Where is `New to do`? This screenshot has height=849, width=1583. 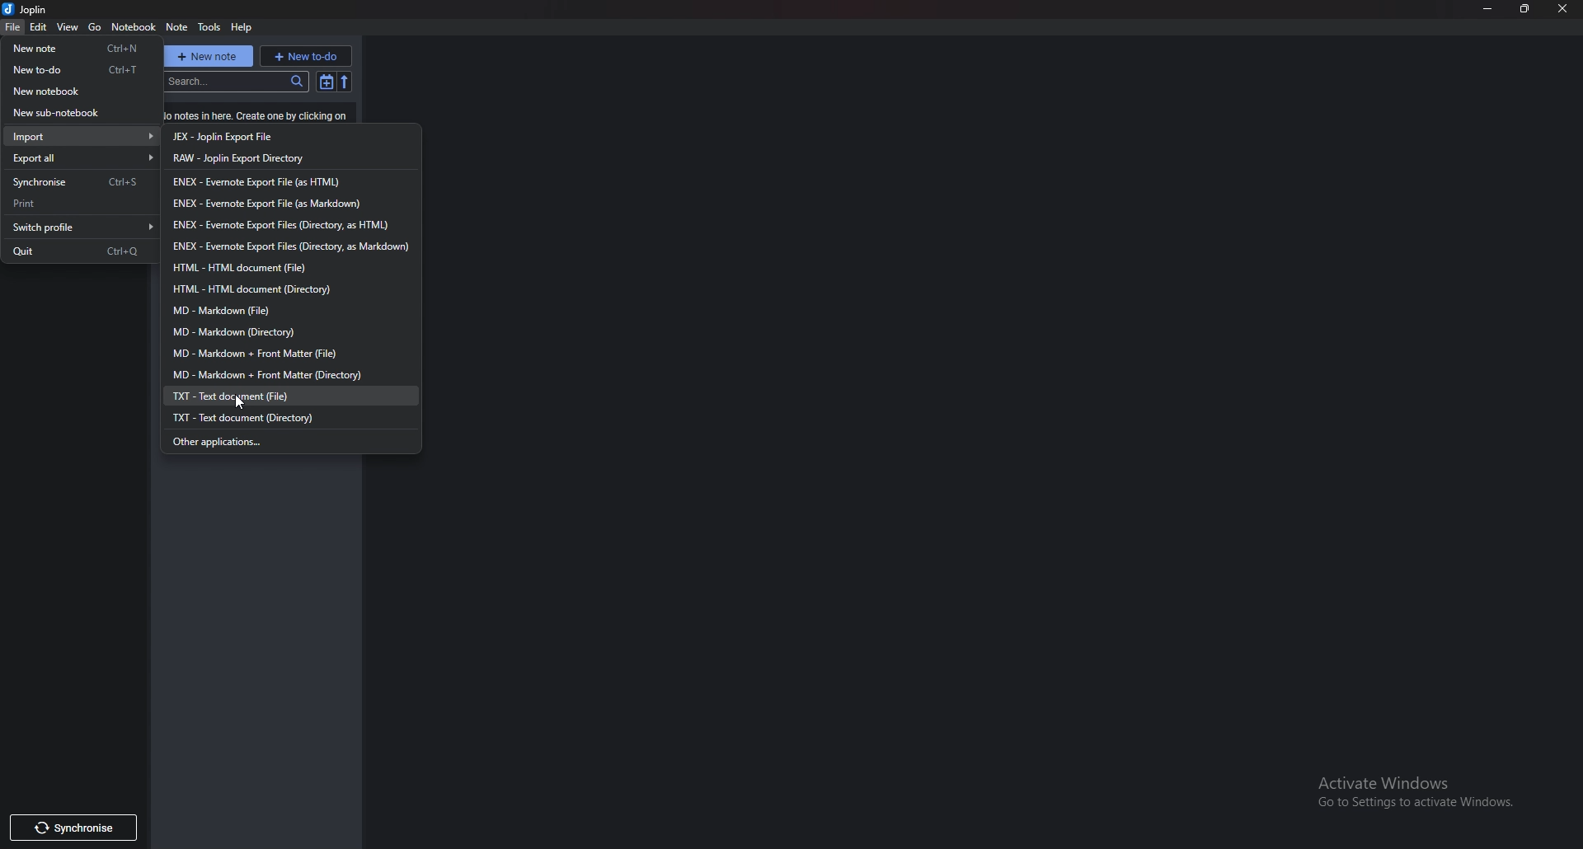 New to do is located at coordinates (82, 69).